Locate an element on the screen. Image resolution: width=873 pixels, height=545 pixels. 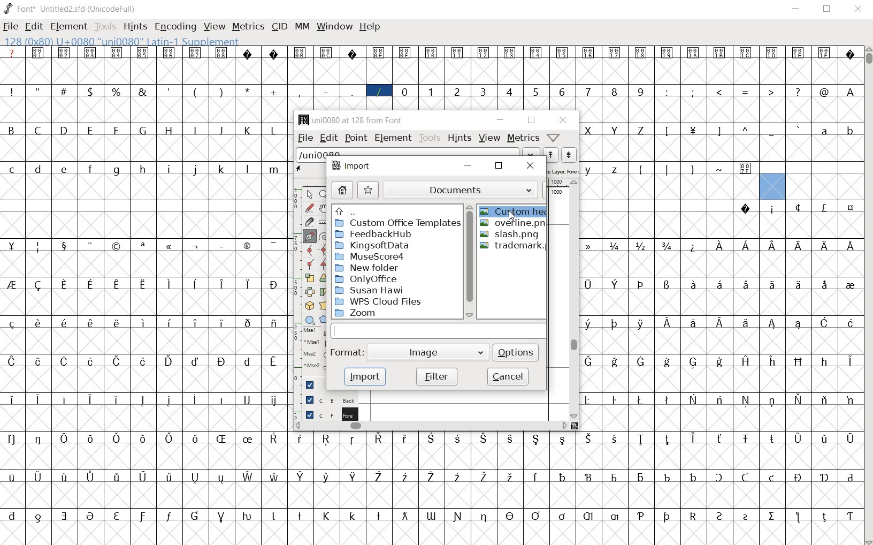
glyph is located at coordinates (221, 92).